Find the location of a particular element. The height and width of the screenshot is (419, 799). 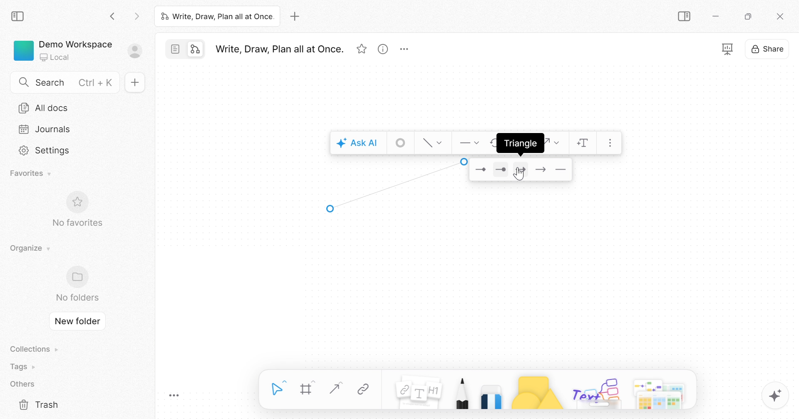

Eraser is located at coordinates (492, 395).